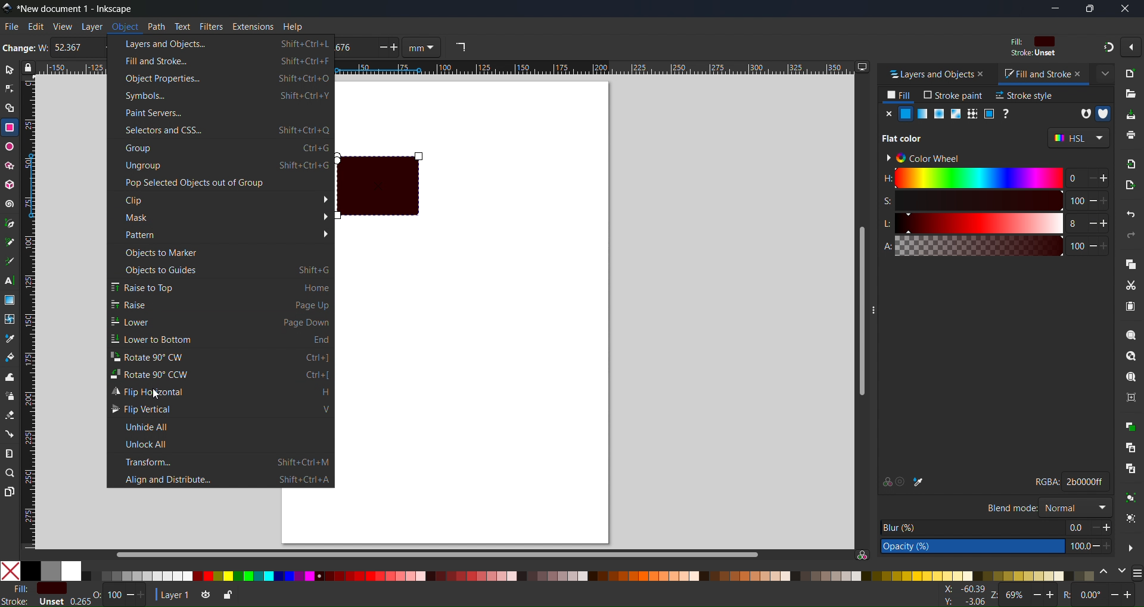 This screenshot has width=1144, height=607. What do you see at coordinates (183, 26) in the screenshot?
I see `Text` at bounding box center [183, 26].